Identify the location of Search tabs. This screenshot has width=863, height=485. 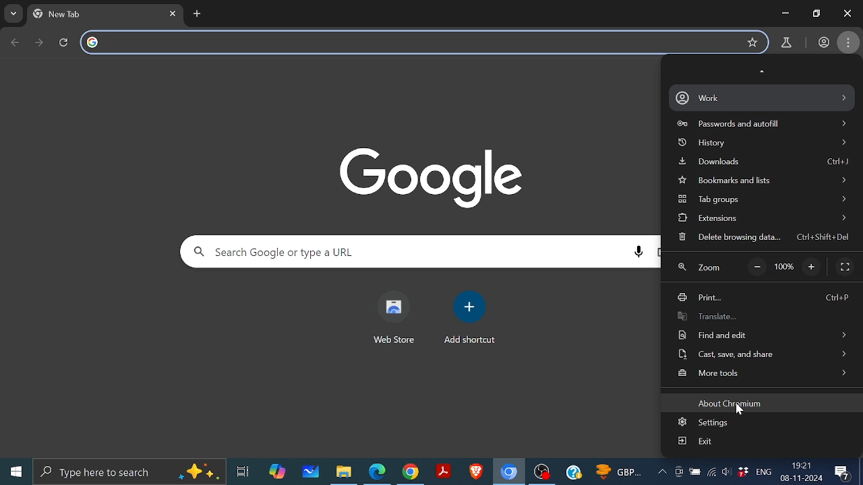
(13, 13).